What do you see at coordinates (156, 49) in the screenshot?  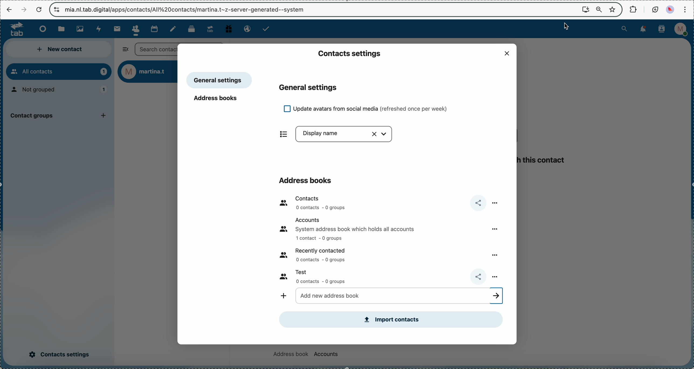 I see `search bar` at bounding box center [156, 49].